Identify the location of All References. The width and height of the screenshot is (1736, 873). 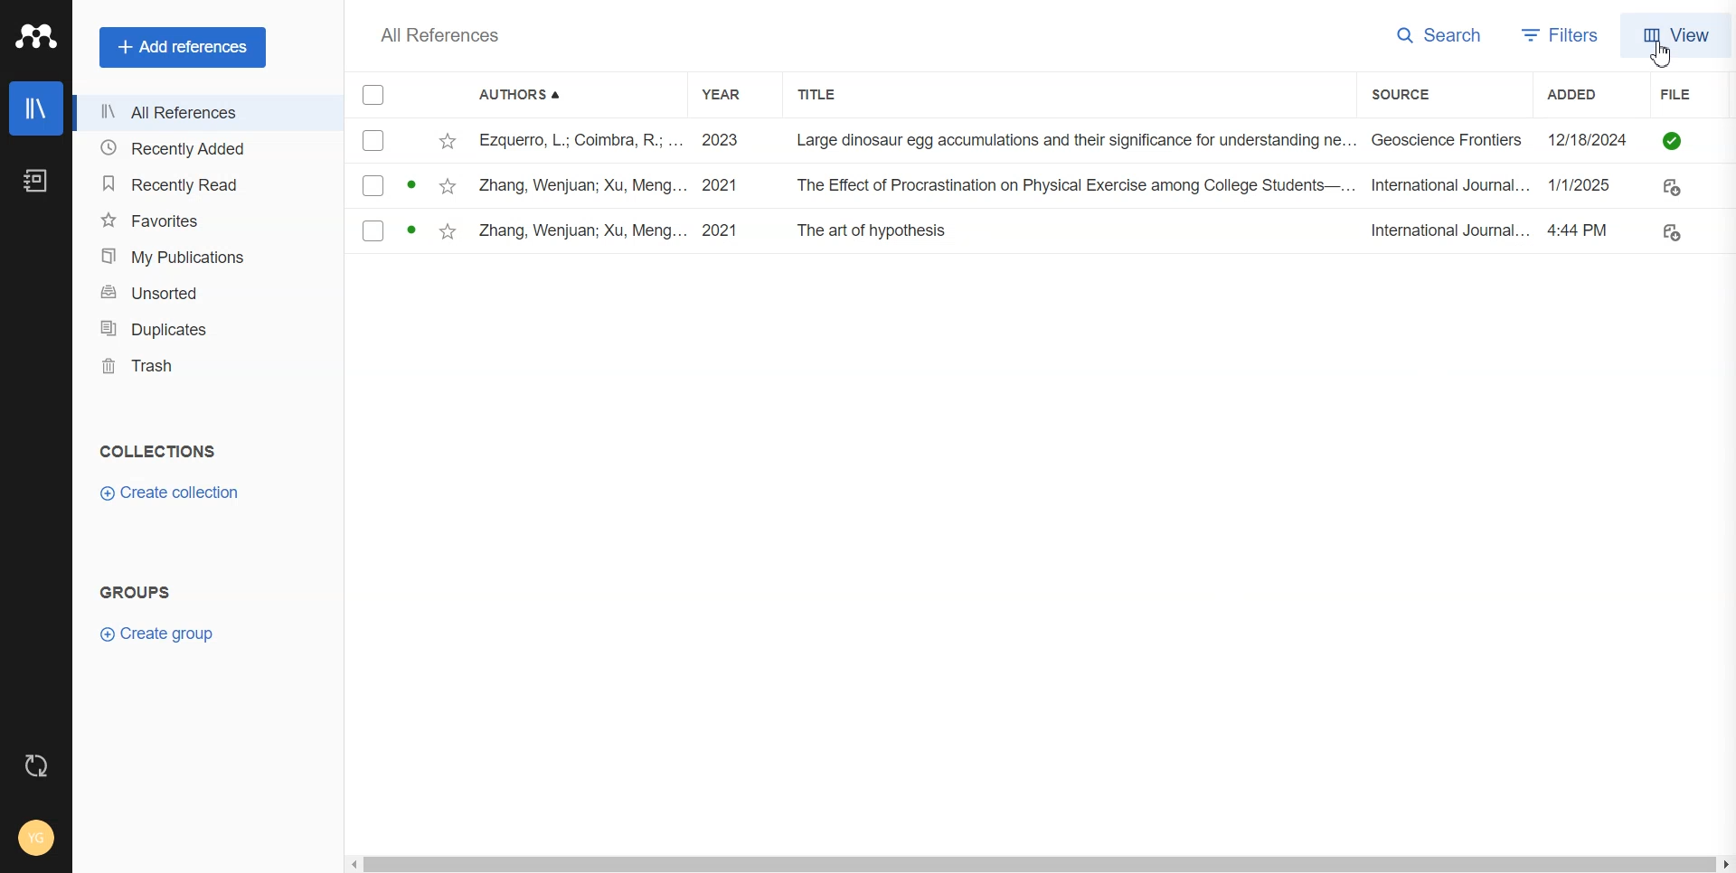
(440, 35).